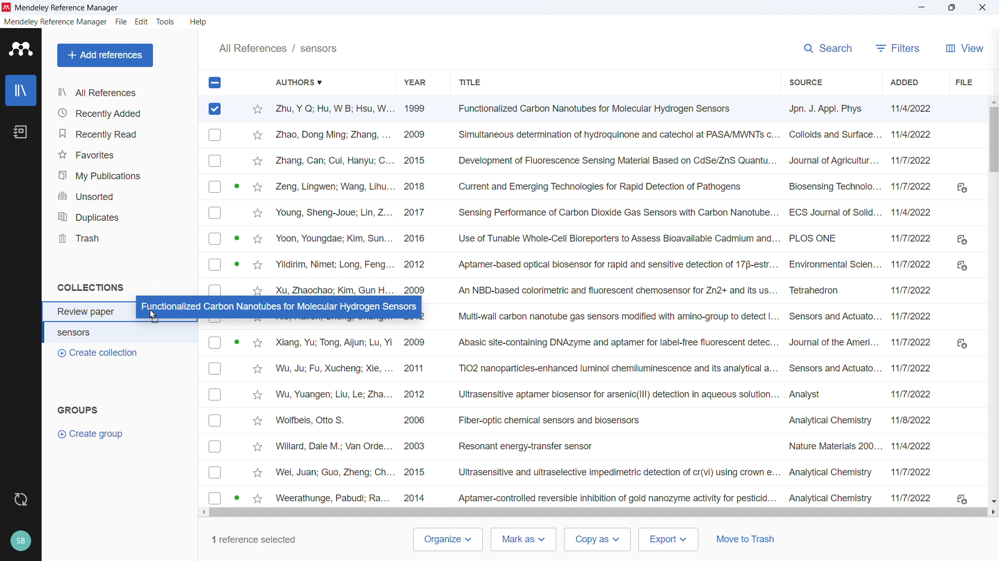 The image size is (999, 561). What do you see at coordinates (236, 185) in the screenshot?
I see `PDF available` at bounding box center [236, 185].